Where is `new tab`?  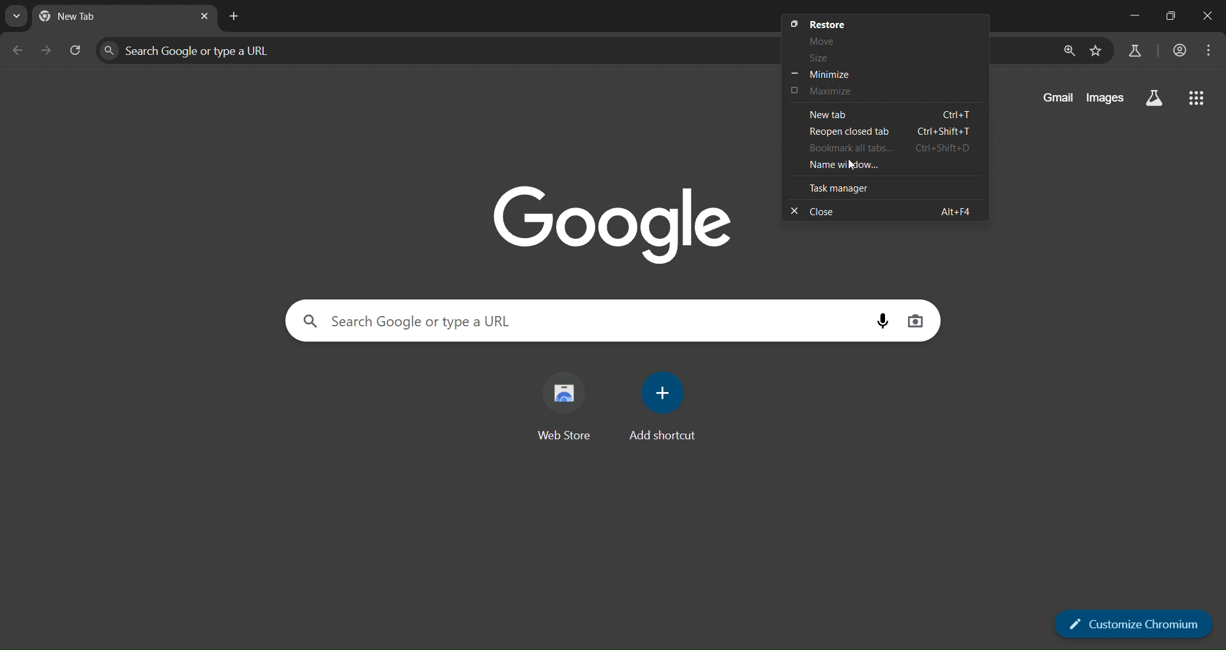 new tab is located at coordinates (86, 15).